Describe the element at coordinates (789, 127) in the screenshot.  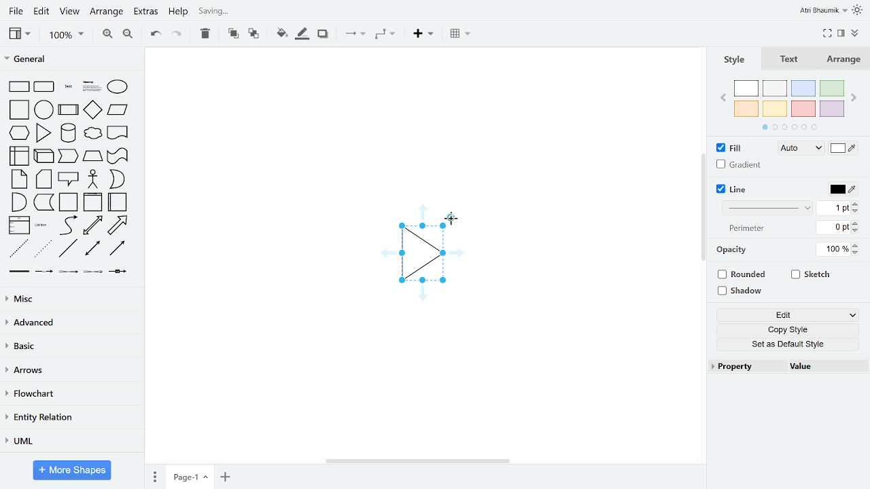
I see `pages in color` at that location.